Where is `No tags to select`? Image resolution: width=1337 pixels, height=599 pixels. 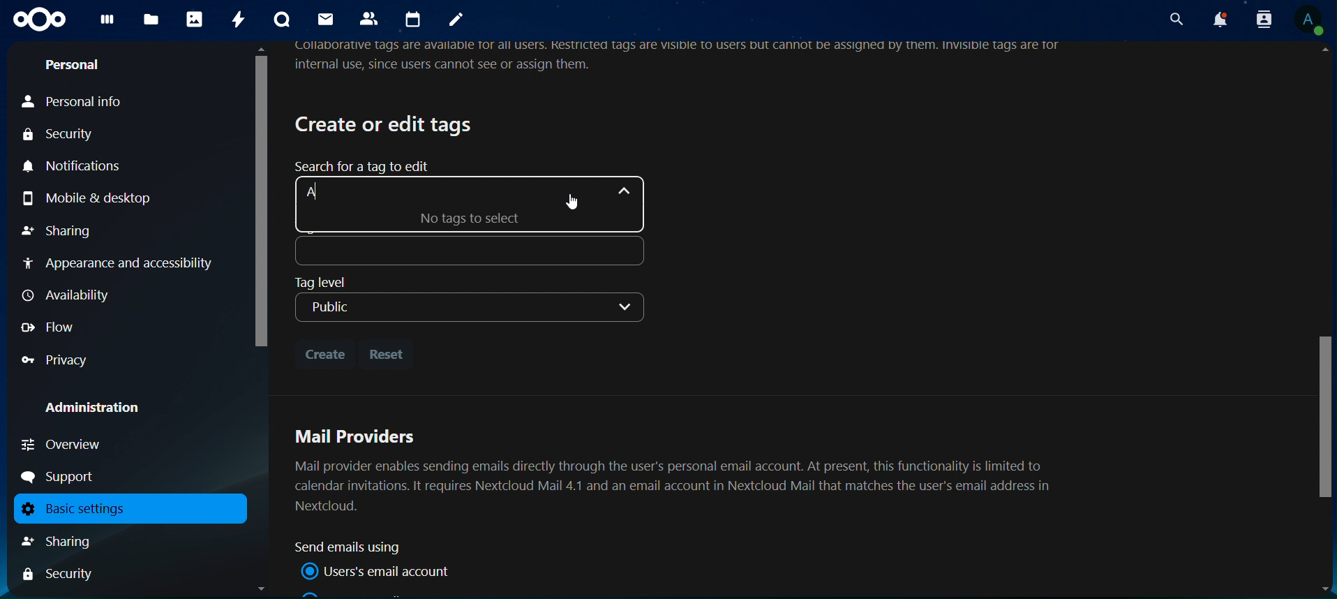 No tags to select is located at coordinates (496, 218).